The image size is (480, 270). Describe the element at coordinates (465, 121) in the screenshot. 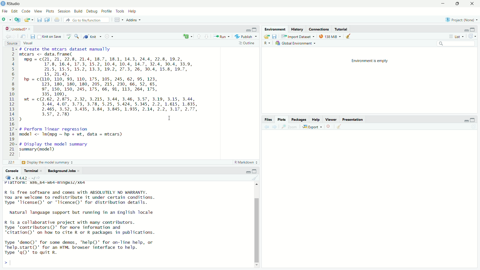

I see `minimize` at that location.